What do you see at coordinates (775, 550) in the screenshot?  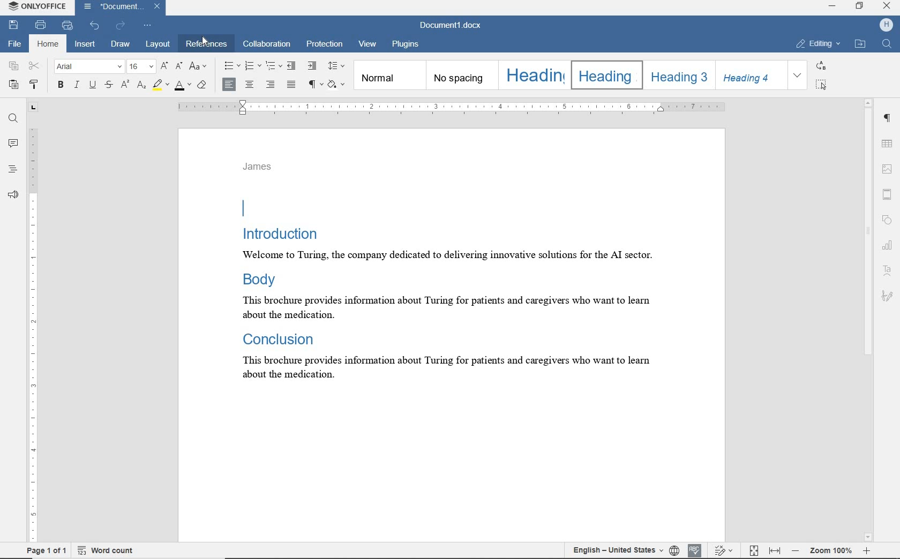 I see `fit to width` at bounding box center [775, 550].